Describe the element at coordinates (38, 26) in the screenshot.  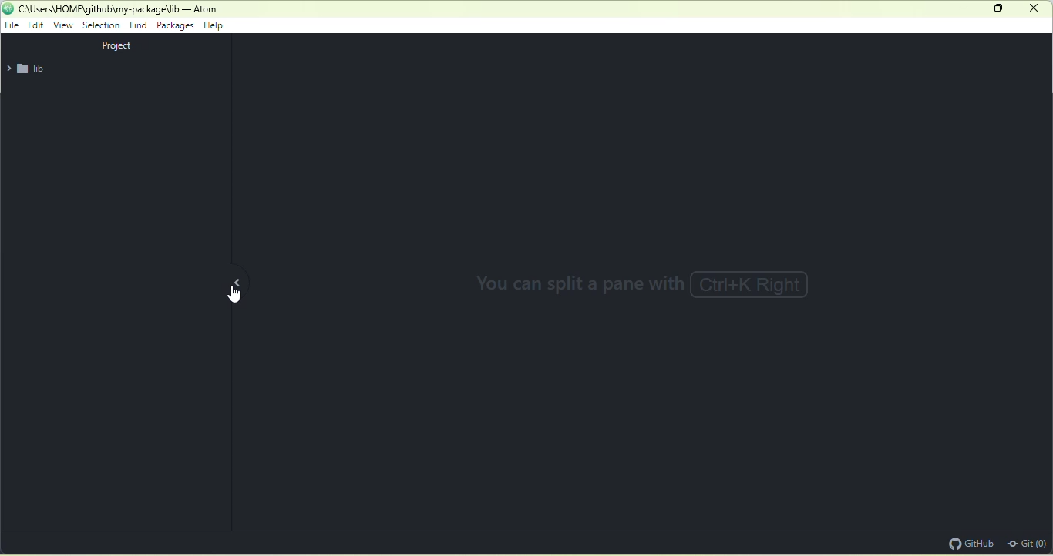
I see `edit` at that location.